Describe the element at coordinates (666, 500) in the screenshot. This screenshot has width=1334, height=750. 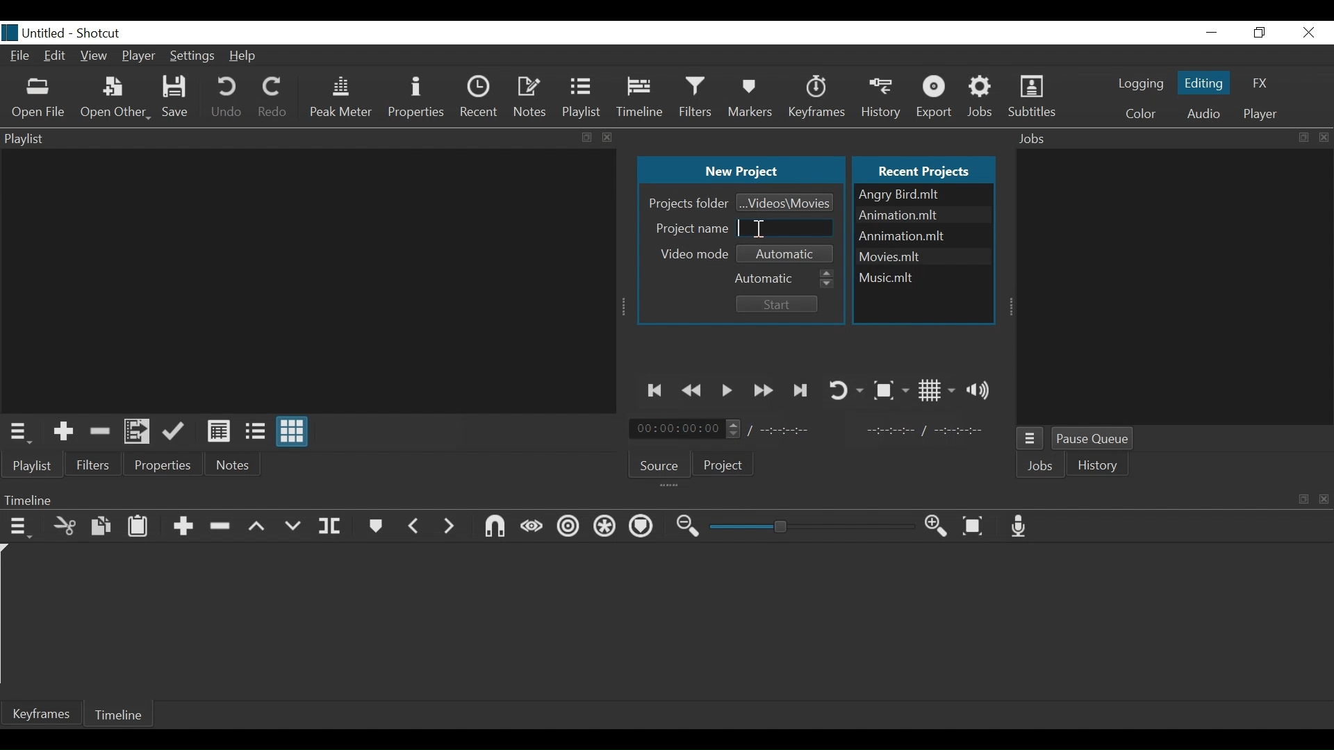
I see `Timeline Panel` at that location.